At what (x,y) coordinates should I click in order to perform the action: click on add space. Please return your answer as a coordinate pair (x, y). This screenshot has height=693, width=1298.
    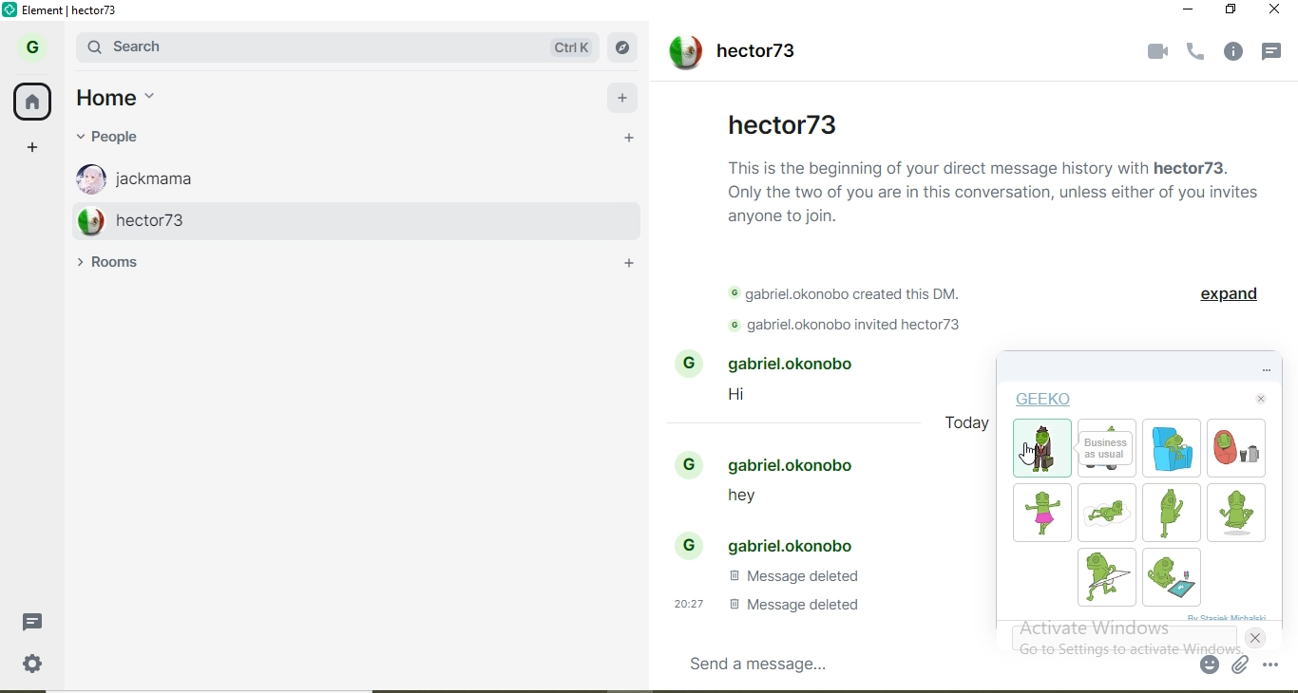
    Looking at the image, I should click on (33, 145).